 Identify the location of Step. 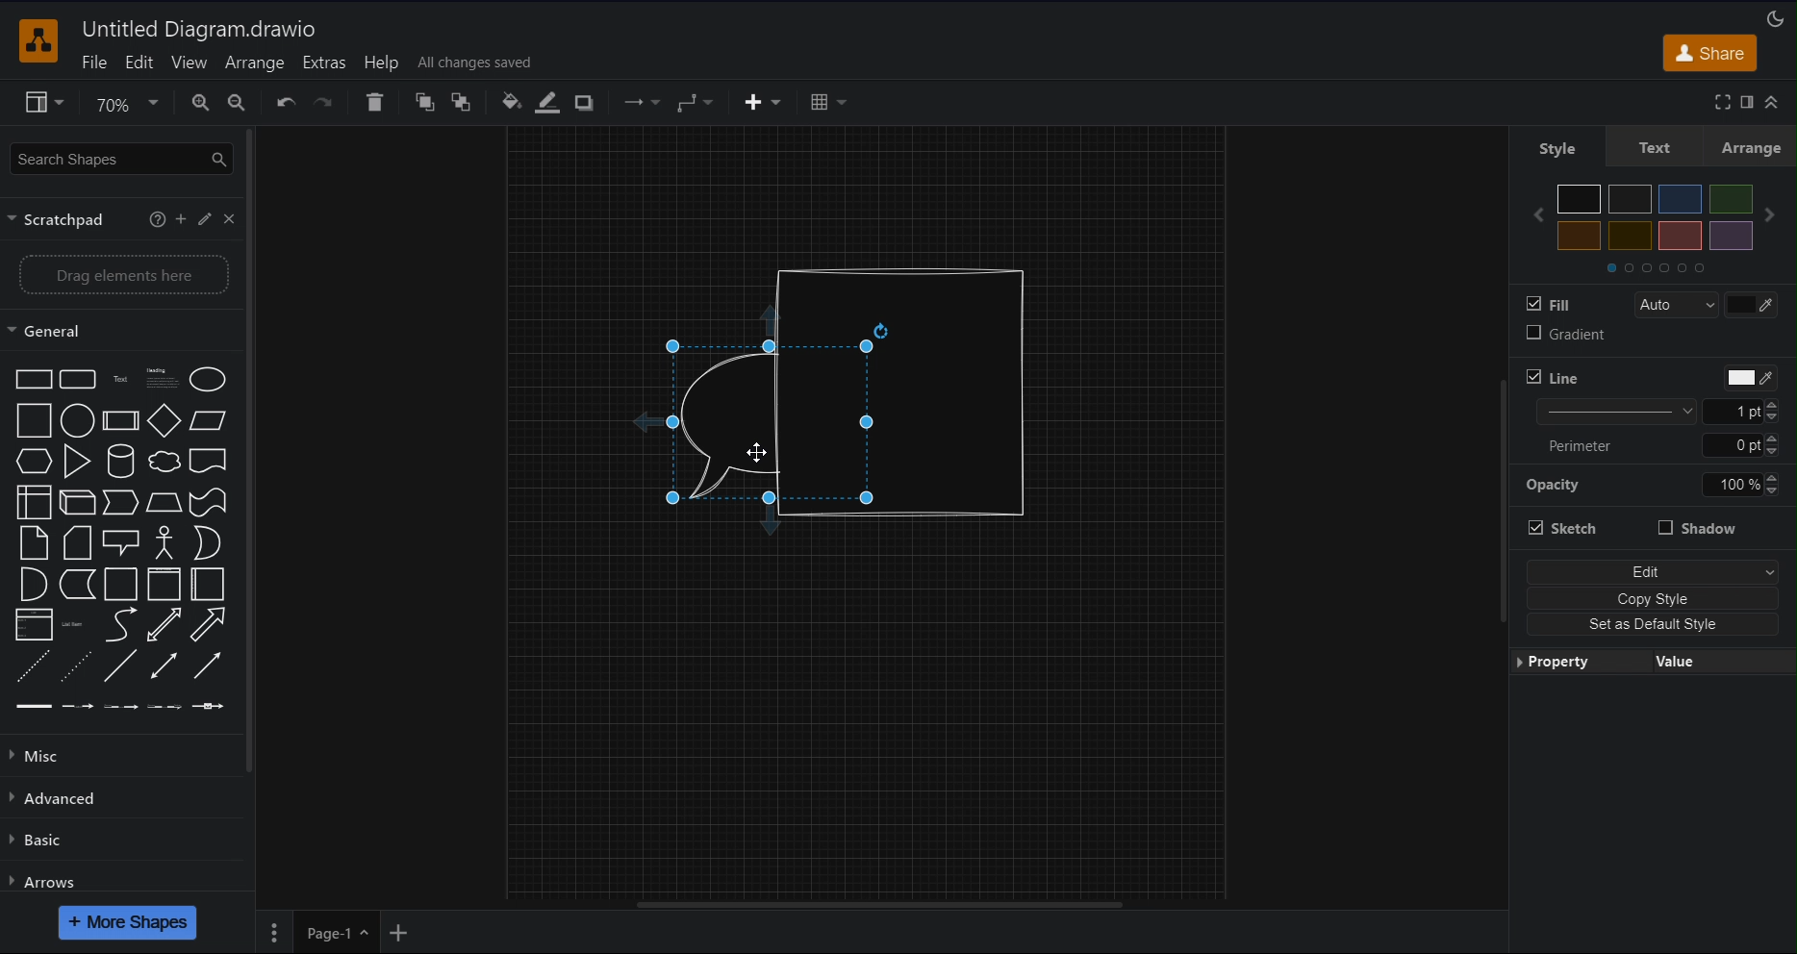
(120, 502).